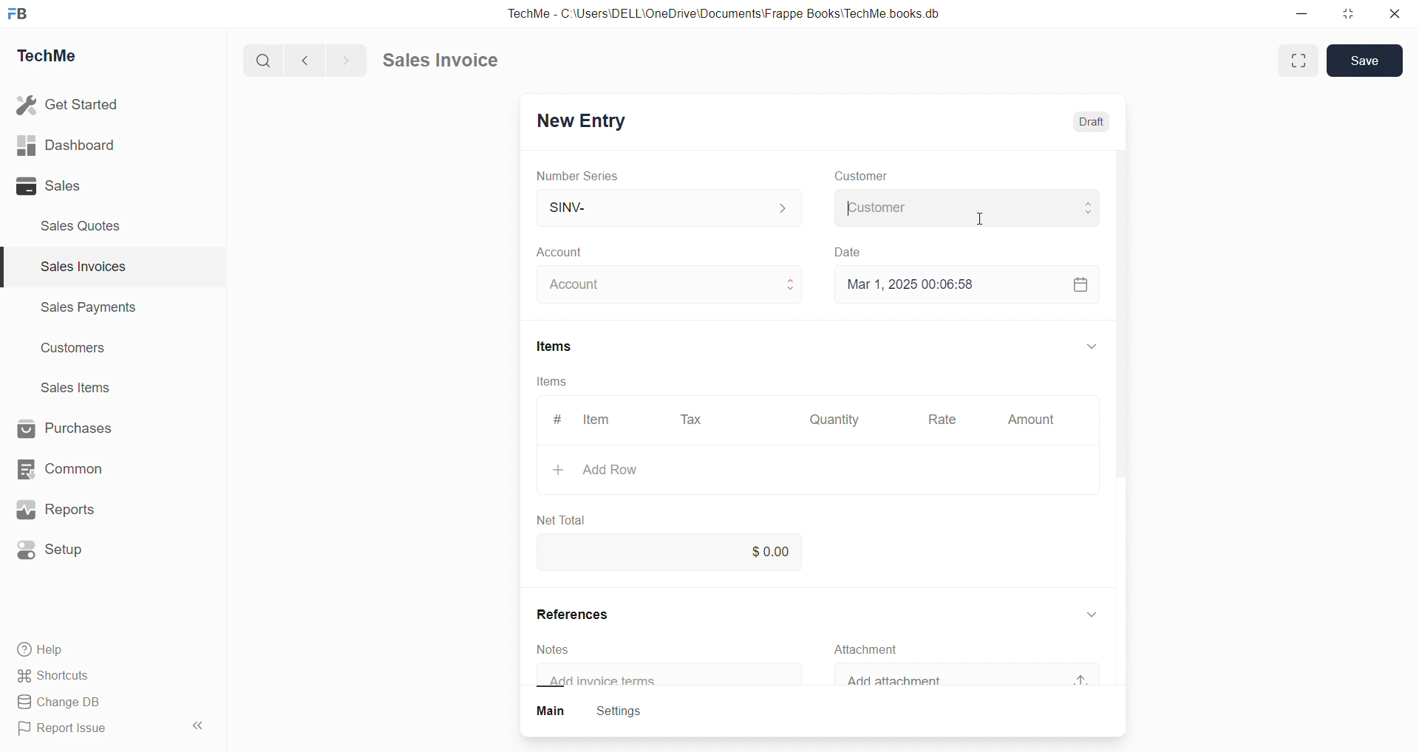  Describe the element at coordinates (1079, 283) in the screenshot. I see `Calendar` at that location.